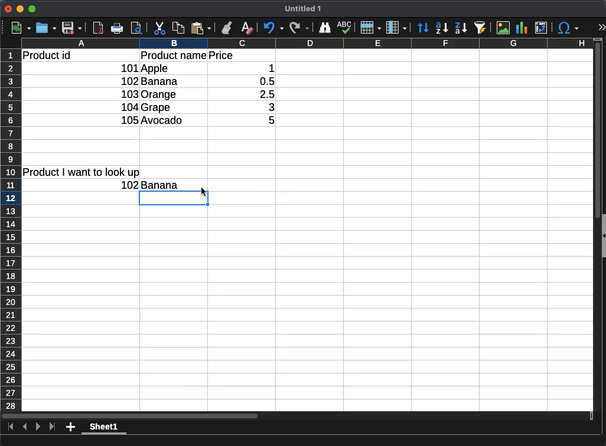 Image resolution: width=606 pixels, height=446 pixels. I want to click on cursor, so click(203, 192).